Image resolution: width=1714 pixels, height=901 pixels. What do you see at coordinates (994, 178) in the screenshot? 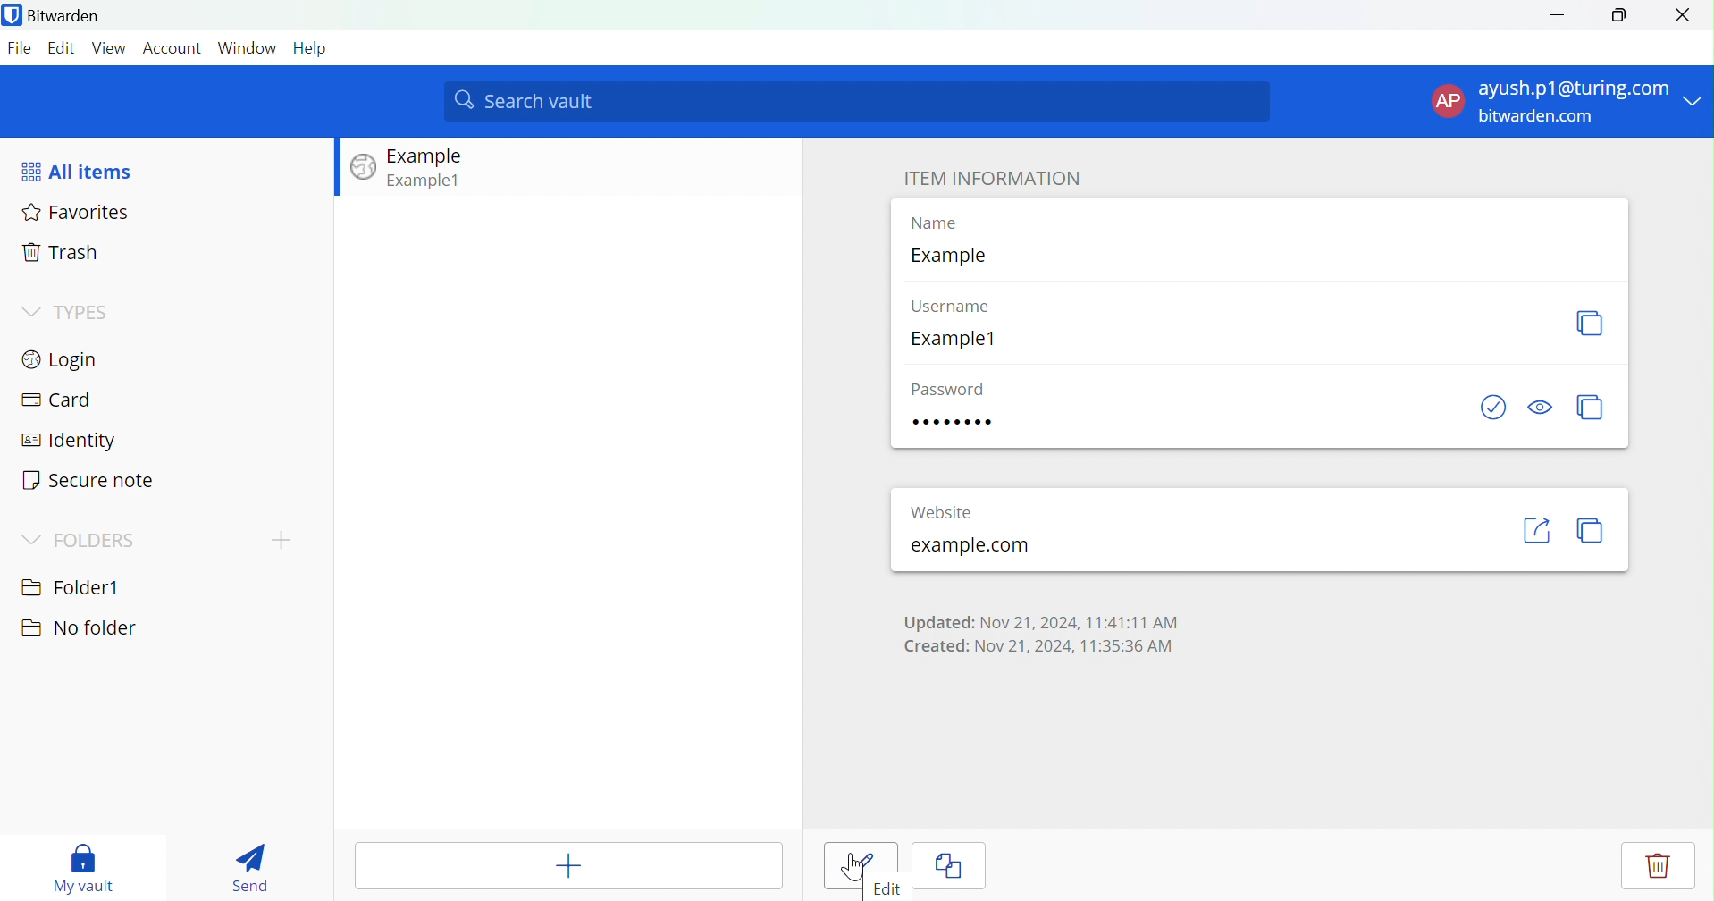
I see `ITEM INFORMATION` at bounding box center [994, 178].